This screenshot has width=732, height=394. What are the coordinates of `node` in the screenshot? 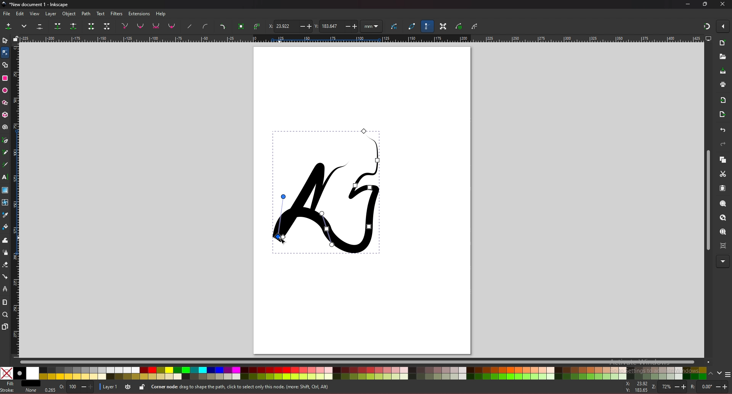 It's located at (5, 52).